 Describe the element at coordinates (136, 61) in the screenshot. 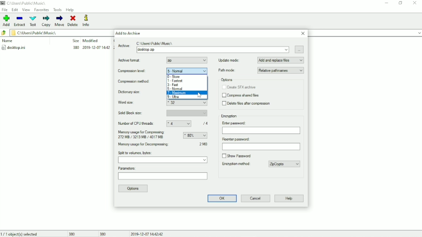

I see `Archive format` at that location.